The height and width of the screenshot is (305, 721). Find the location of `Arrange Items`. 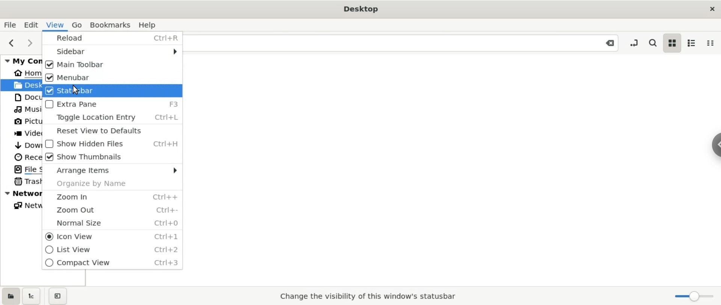

Arrange Items is located at coordinates (111, 172).